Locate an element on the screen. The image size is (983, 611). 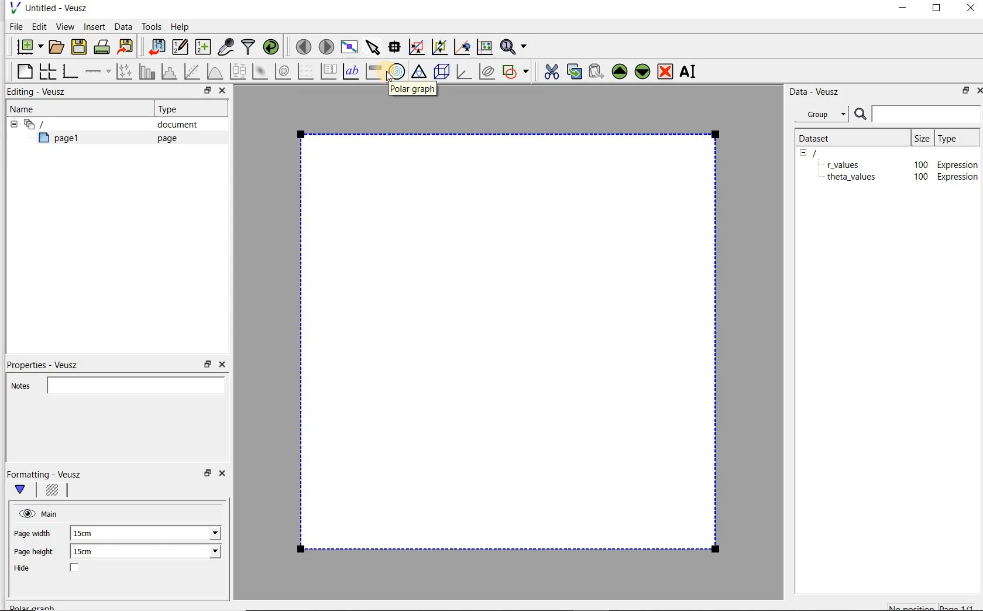
plot key is located at coordinates (329, 71).